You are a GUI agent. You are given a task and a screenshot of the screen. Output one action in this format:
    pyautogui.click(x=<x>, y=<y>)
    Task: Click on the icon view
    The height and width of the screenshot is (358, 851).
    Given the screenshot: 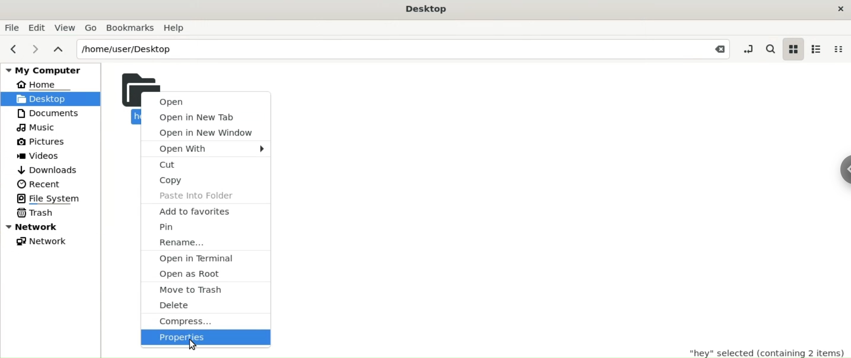 What is the action you would take?
    pyautogui.click(x=793, y=49)
    